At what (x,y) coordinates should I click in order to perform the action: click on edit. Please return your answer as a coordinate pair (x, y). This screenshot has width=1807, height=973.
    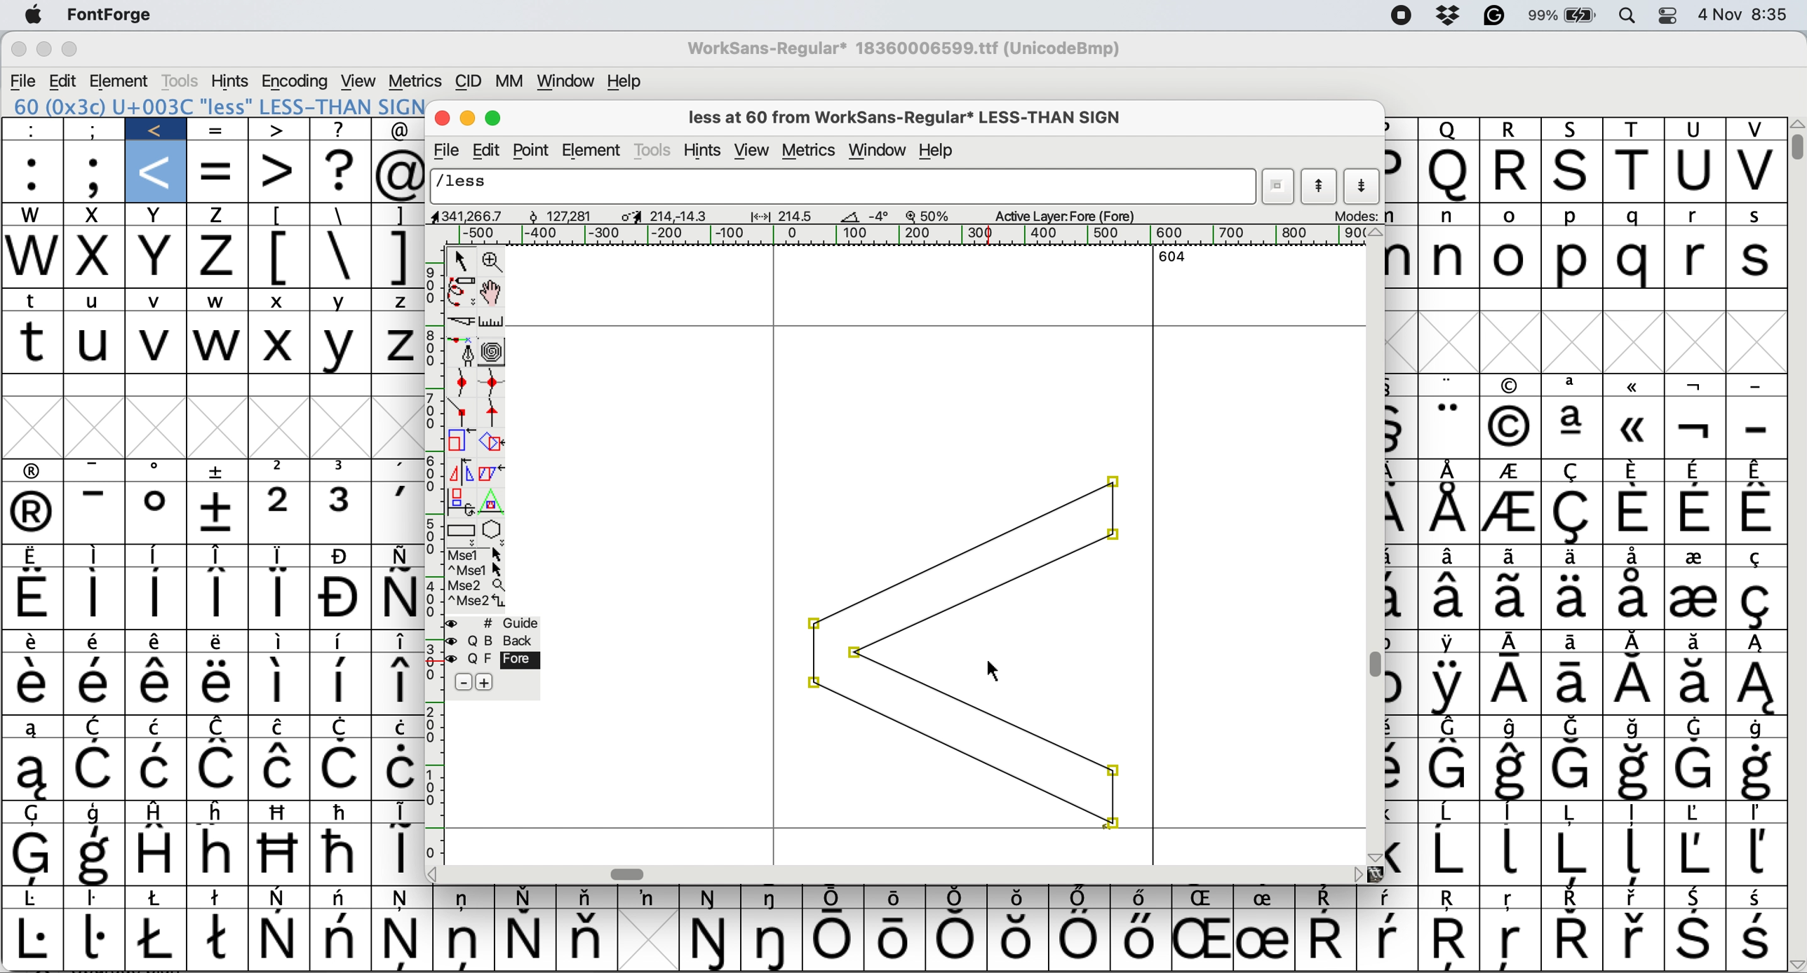
    Looking at the image, I should click on (65, 81).